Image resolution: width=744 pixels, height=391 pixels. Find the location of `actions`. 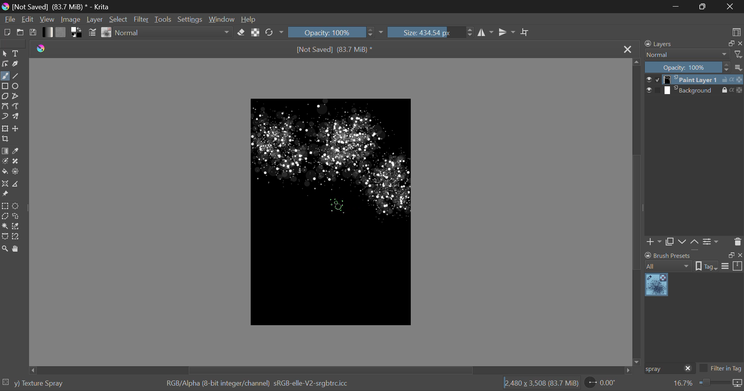

actions is located at coordinates (732, 80).